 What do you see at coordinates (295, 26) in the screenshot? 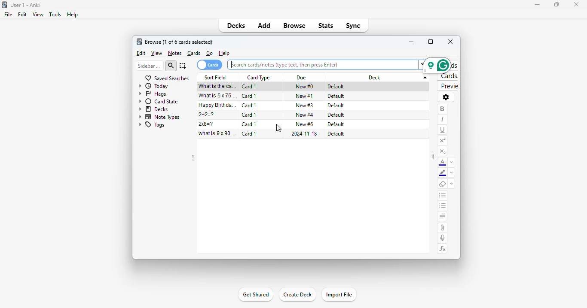
I see `browse` at bounding box center [295, 26].